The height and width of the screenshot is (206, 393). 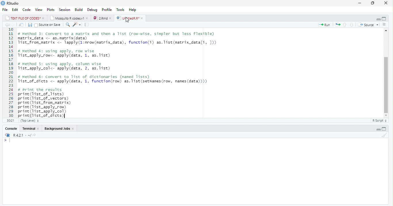 What do you see at coordinates (59, 129) in the screenshot?
I see `Background Jobs` at bounding box center [59, 129].